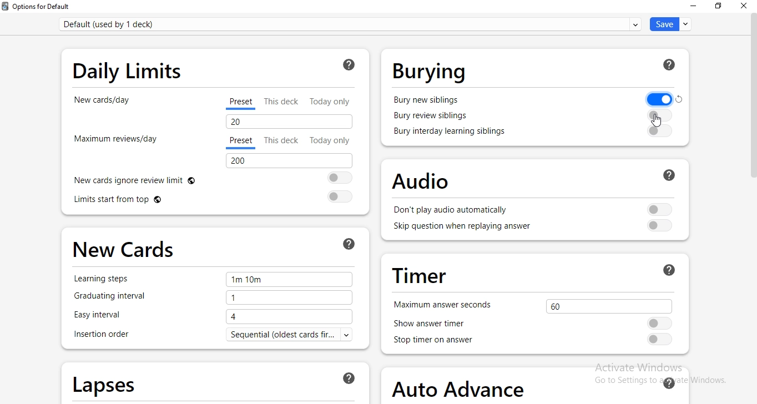 This screenshot has width=757, height=404. I want to click on auto advance, so click(461, 385).